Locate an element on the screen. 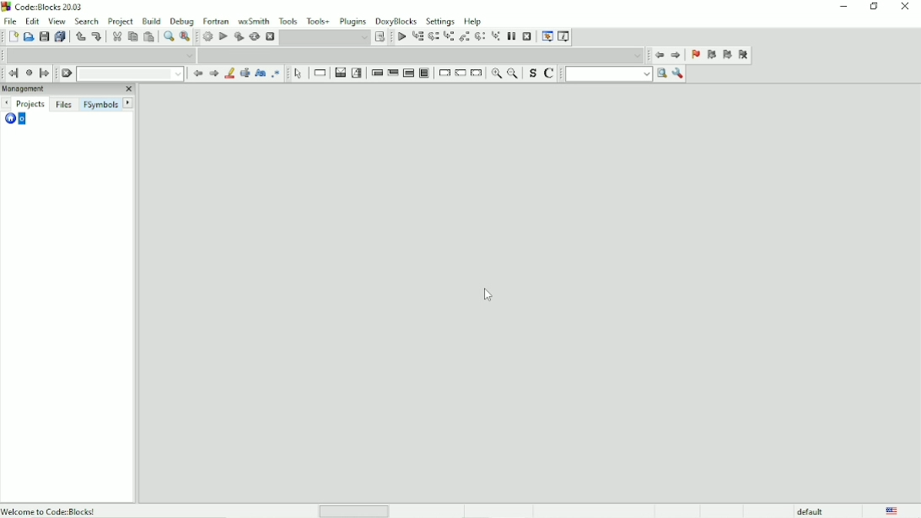 This screenshot has height=518, width=921. File is located at coordinates (10, 20).